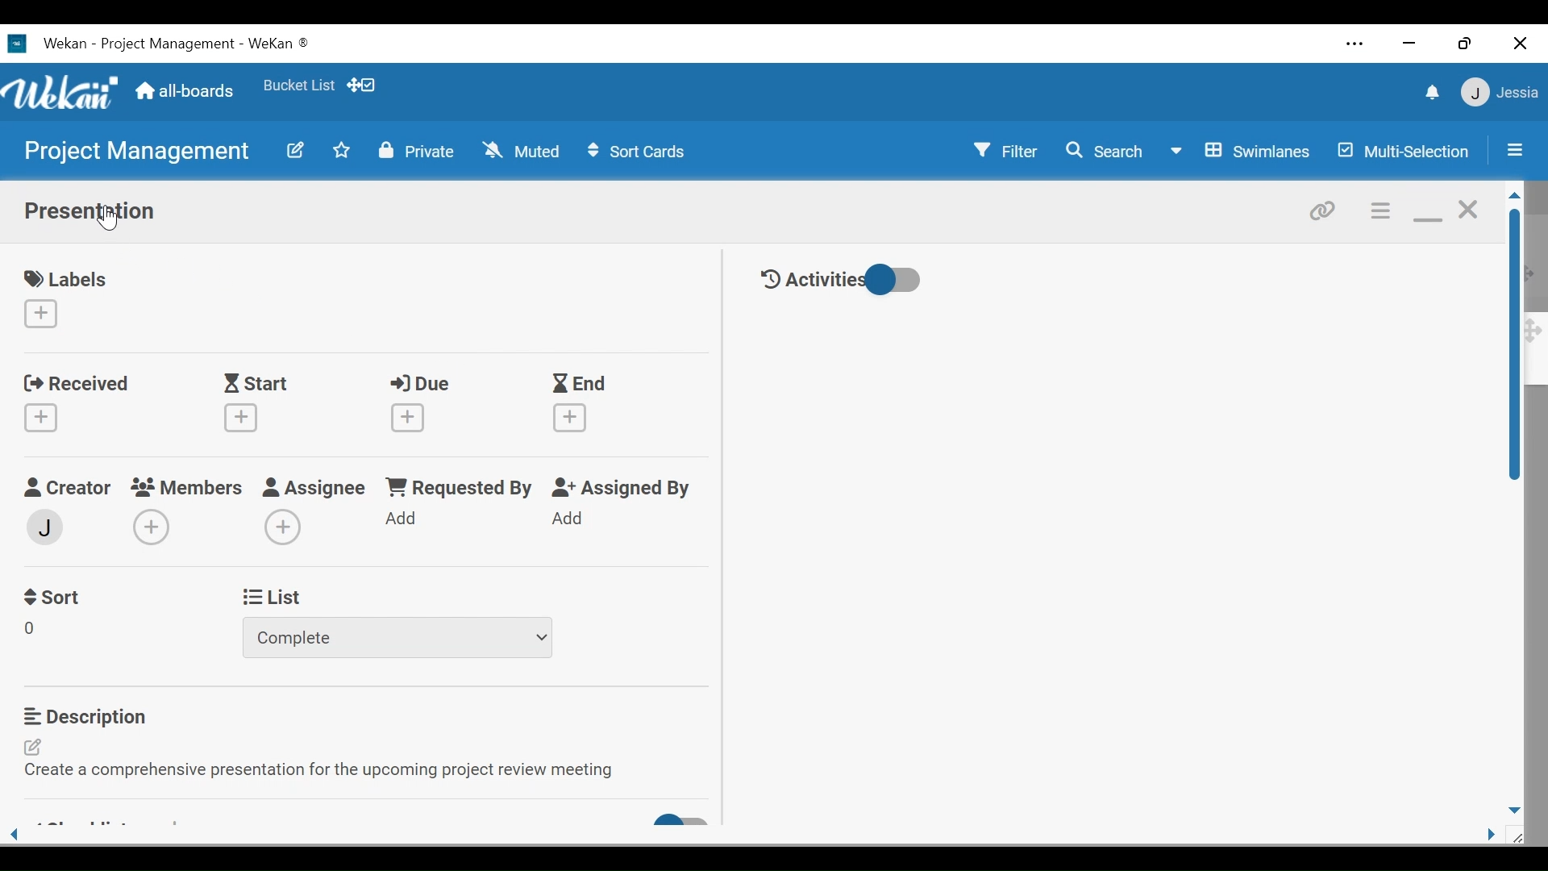 This screenshot has width=1548, height=871. What do you see at coordinates (188, 486) in the screenshot?
I see `Members` at bounding box center [188, 486].